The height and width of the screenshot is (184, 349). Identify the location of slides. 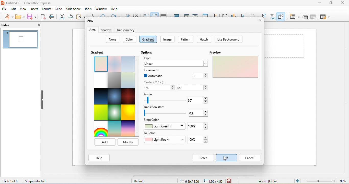
(13, 25).